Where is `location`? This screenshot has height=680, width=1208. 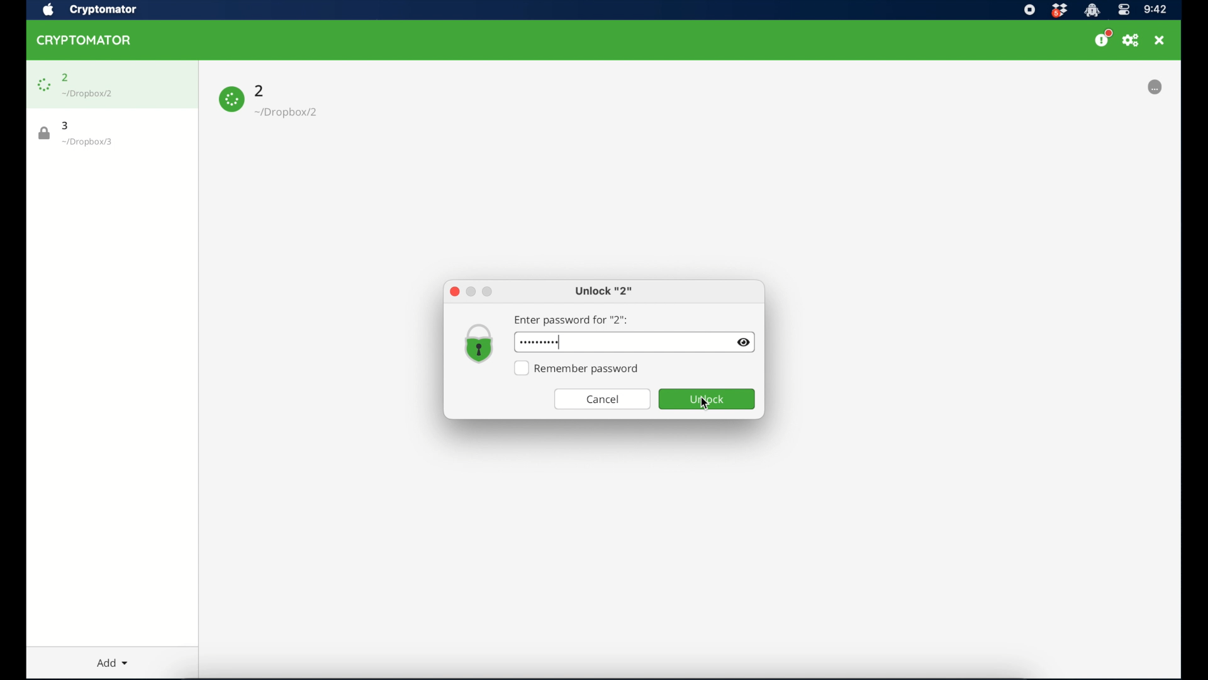 location is located at coordinates (88, 94).